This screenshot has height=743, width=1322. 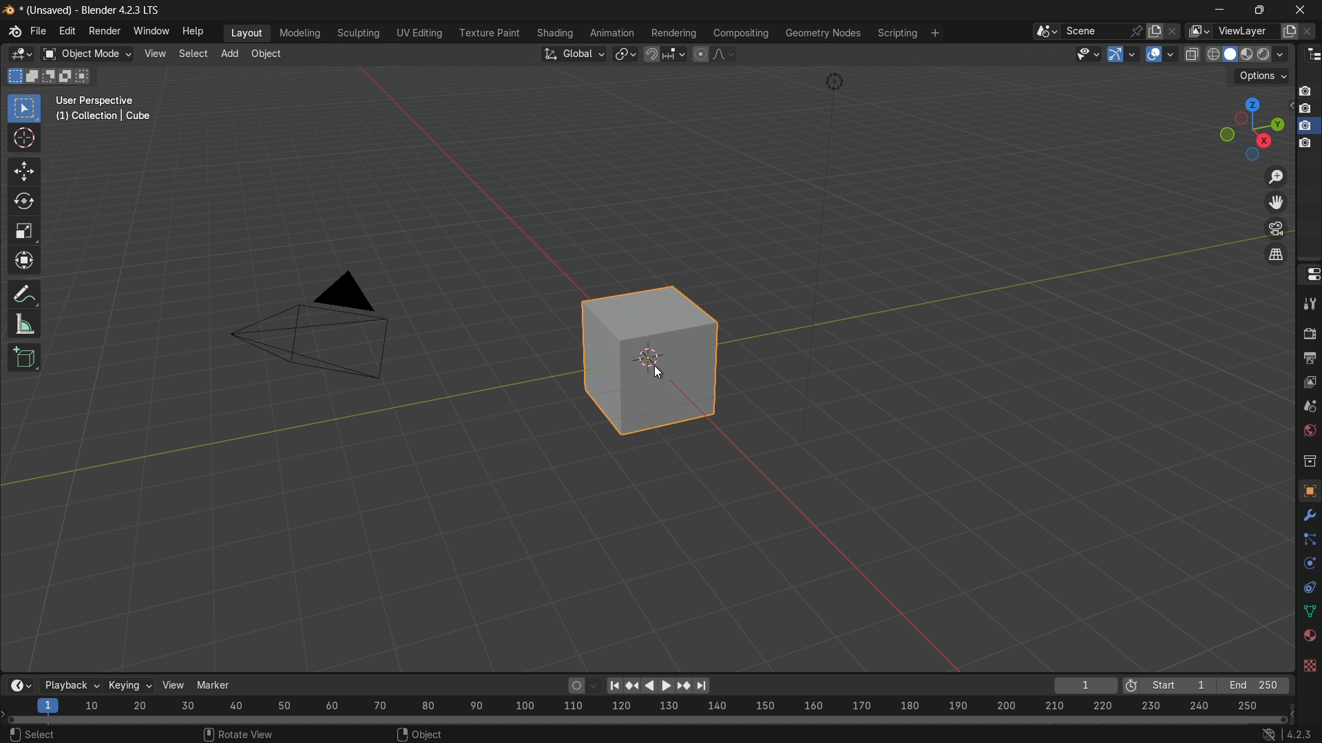 I want to click on delete scene, so click(x=1171, y=30).